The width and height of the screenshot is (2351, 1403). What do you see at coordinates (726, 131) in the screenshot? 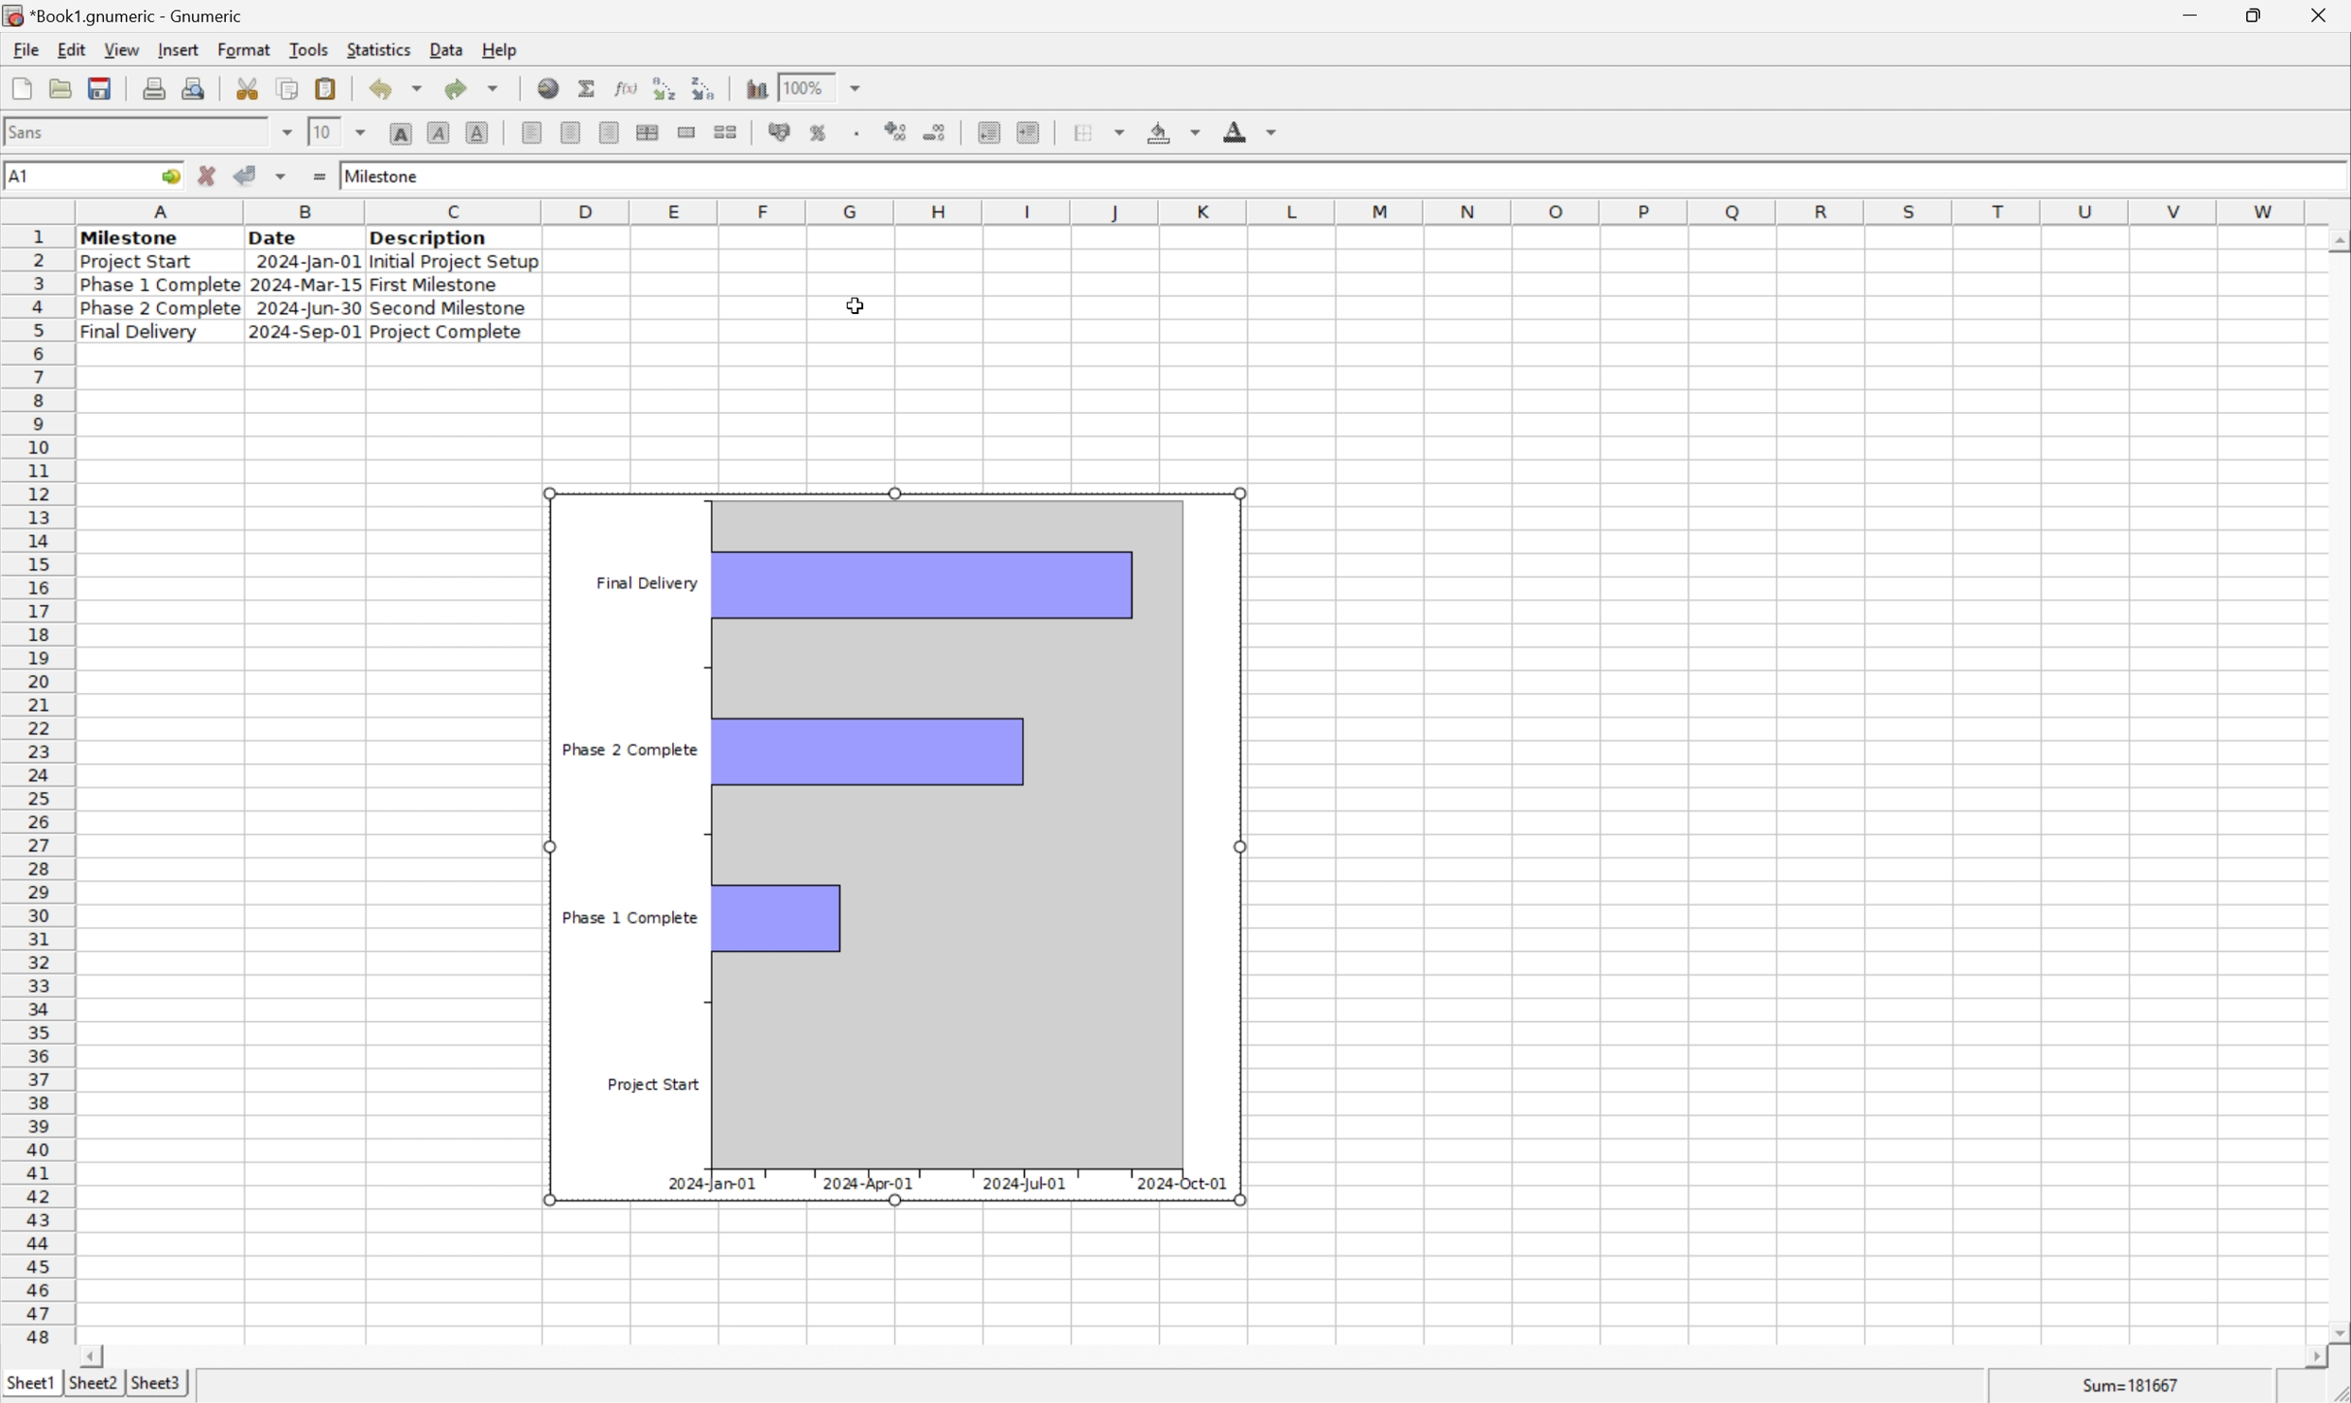
I see `split ranges of merged cells` at bounding box center [726, 131].